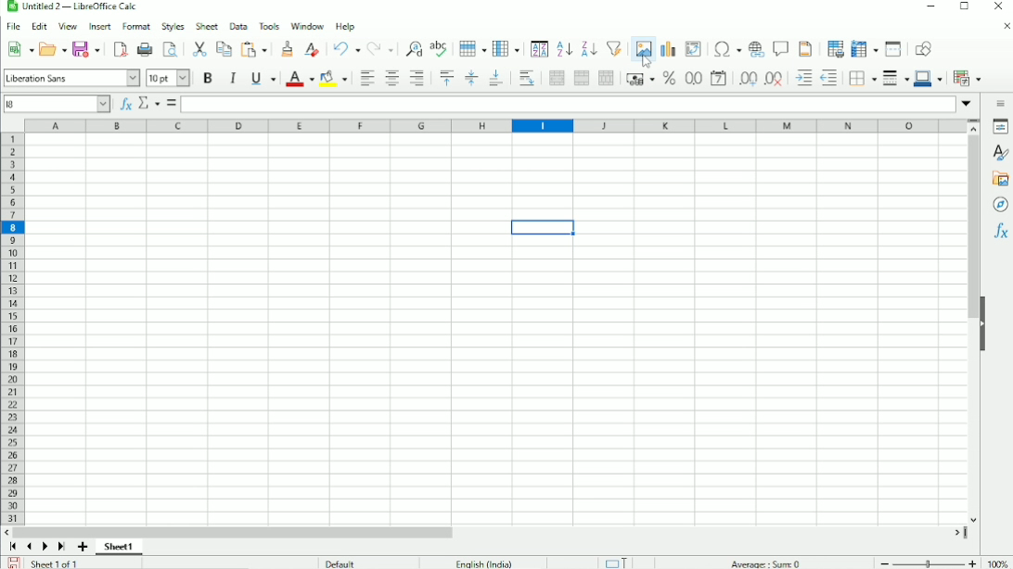 This screenshot has height=569, width=1013. Describe the element at coordinates (606, 78) in the screenshot. I see `Unmerge cells` at that location.